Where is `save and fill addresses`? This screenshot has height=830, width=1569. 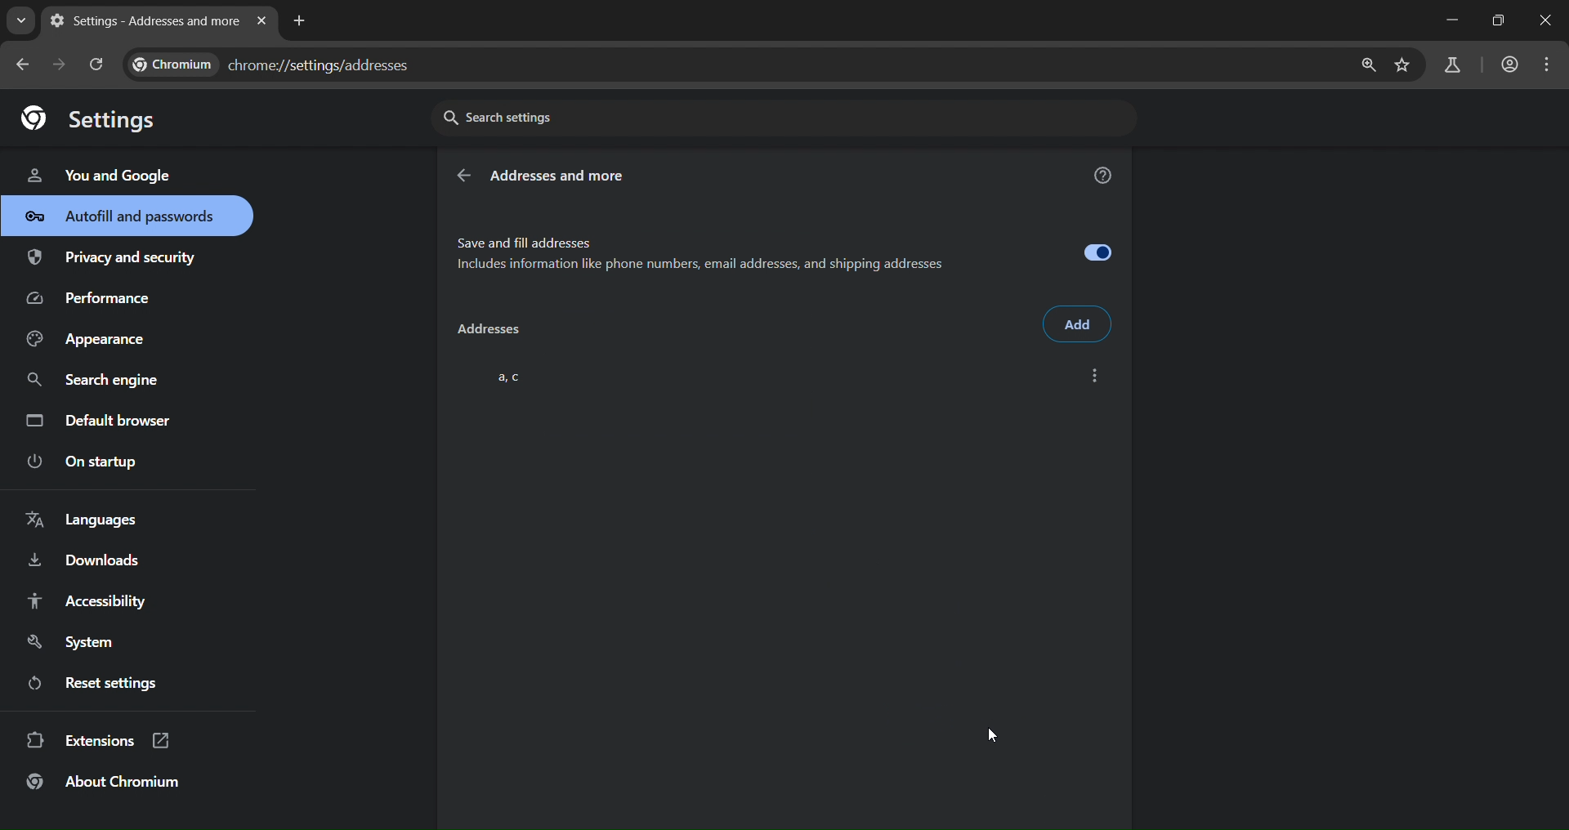 save and fill addresses is located at coordinates (785, 250).